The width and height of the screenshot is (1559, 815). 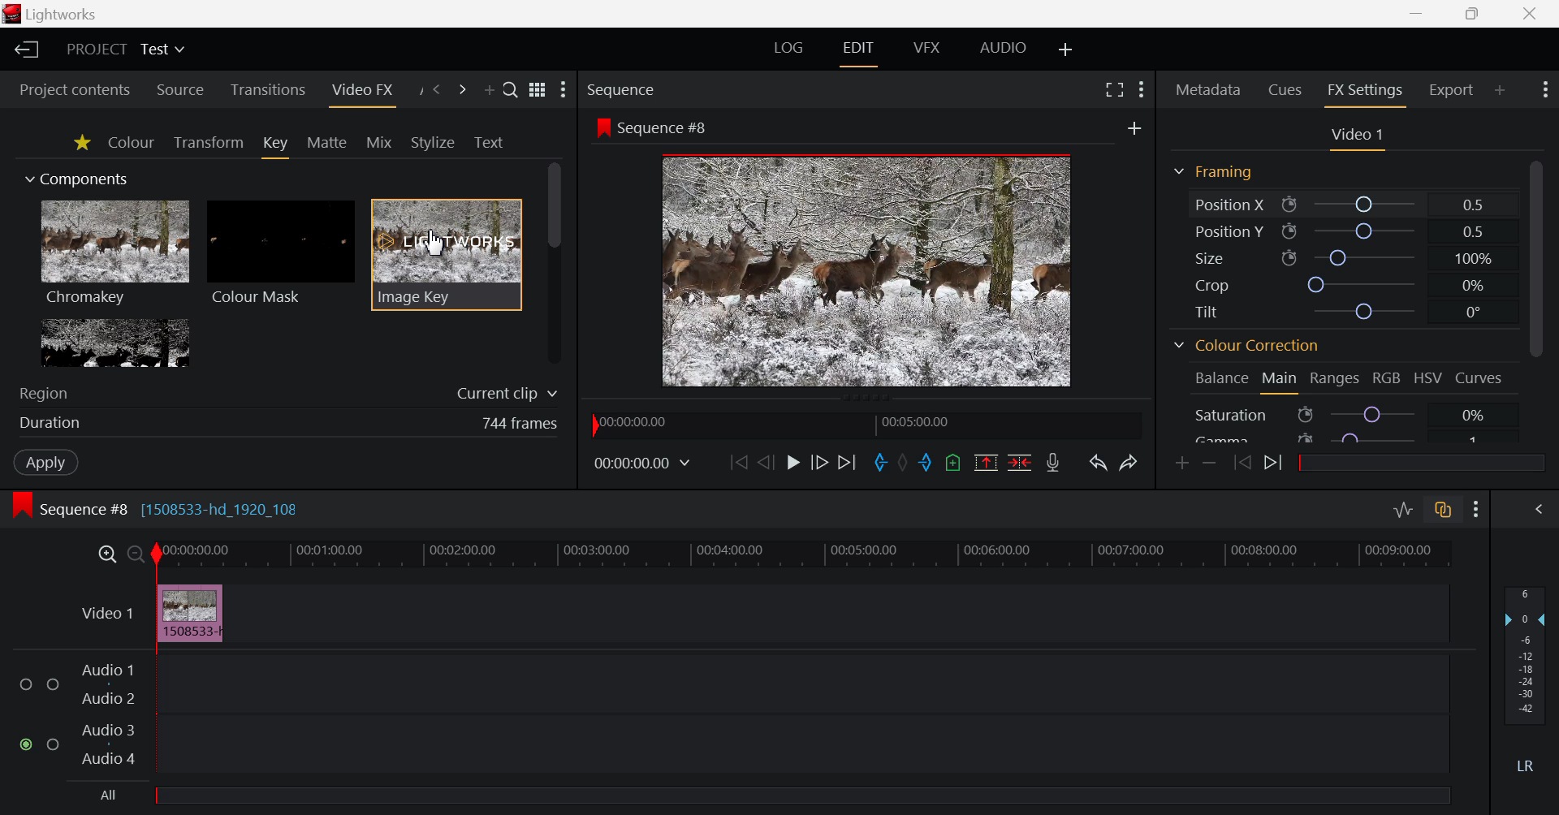 I want to click on Lumakey, so click(x=114, y=343).